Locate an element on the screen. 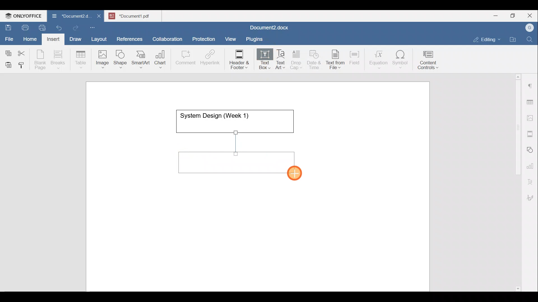  Text Art is located at coordinates (281, 60).